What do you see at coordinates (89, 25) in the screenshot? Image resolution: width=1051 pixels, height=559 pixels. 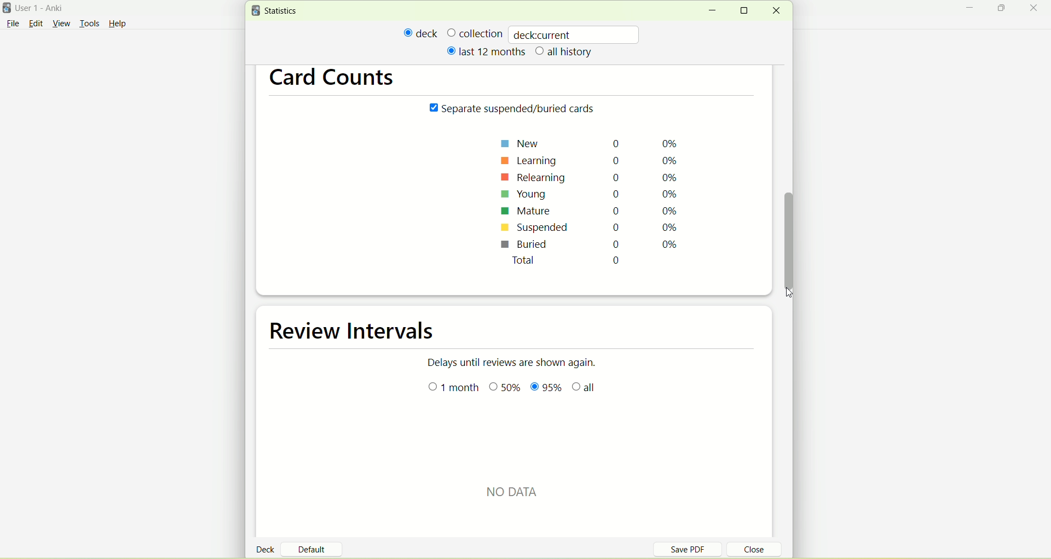 I see `tools` at bounding box center [89, 25].